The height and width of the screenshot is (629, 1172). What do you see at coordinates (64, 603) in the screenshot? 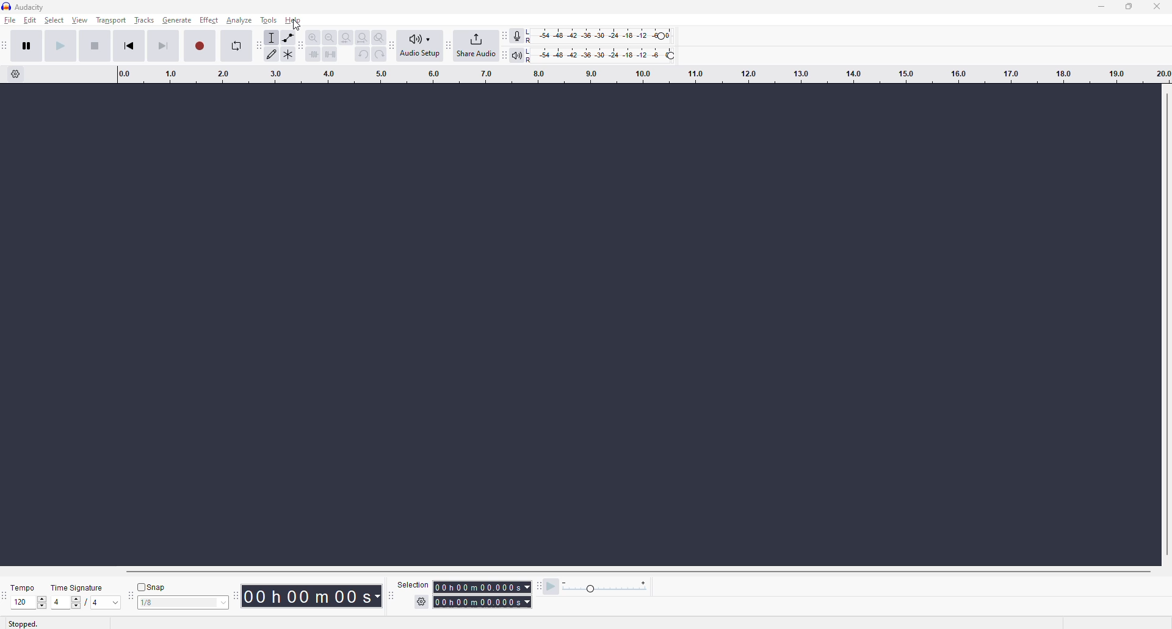
I see `value` at bounding box center [64, 603].